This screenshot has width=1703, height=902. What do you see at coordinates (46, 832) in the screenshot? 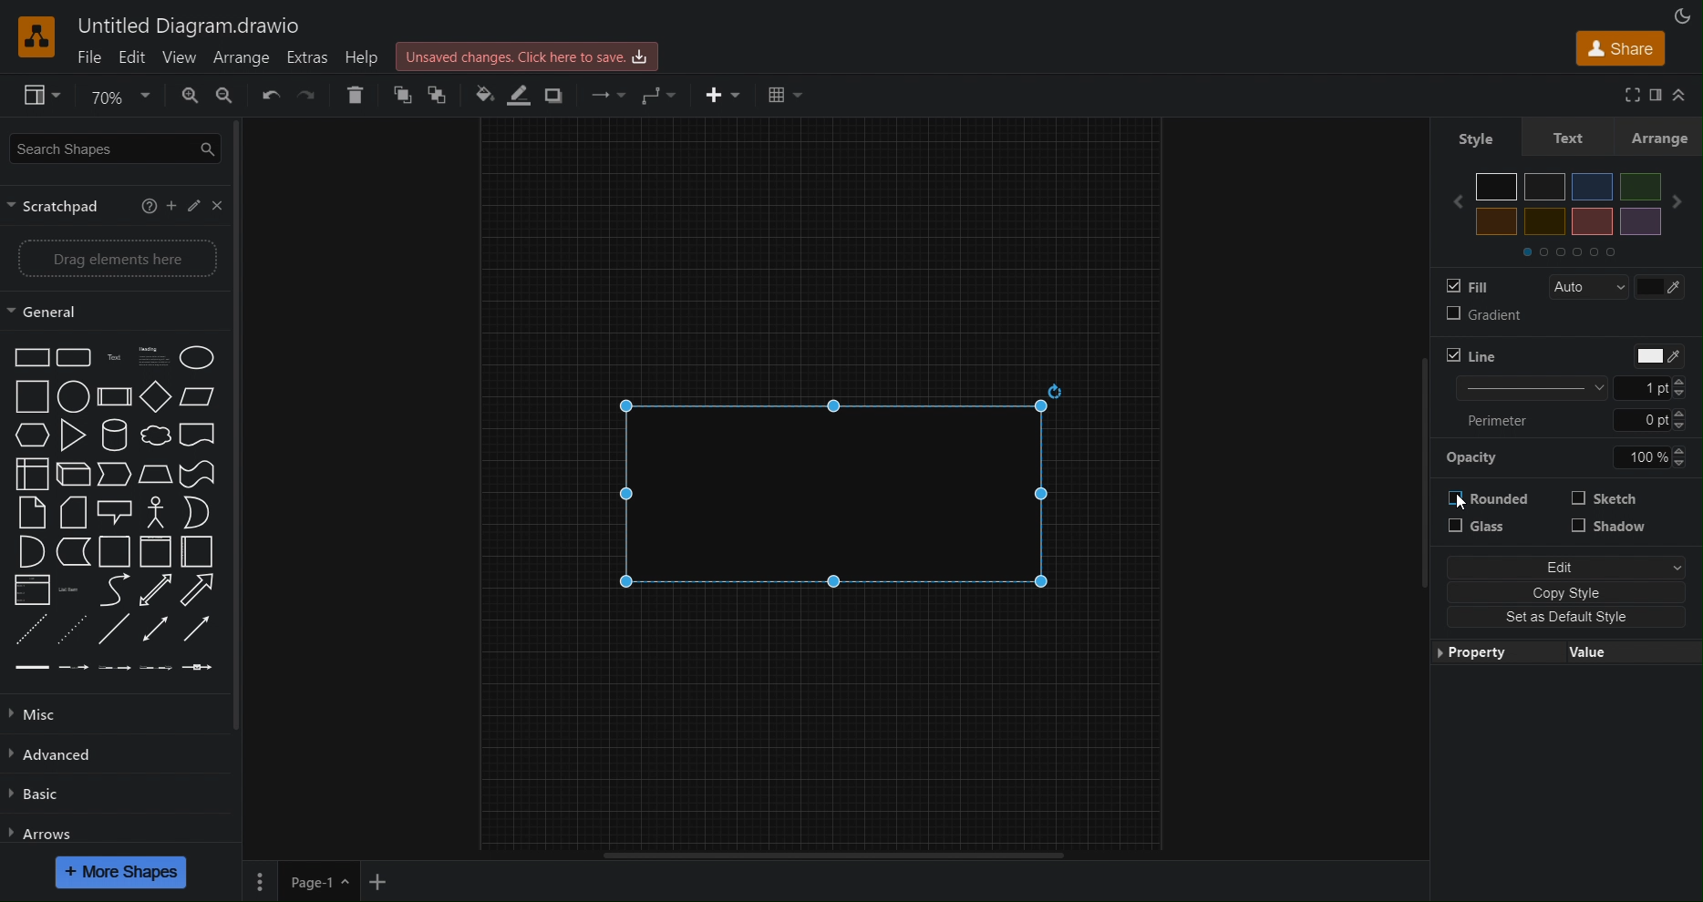
I see `Arrows` at bounding box center [46, 832].